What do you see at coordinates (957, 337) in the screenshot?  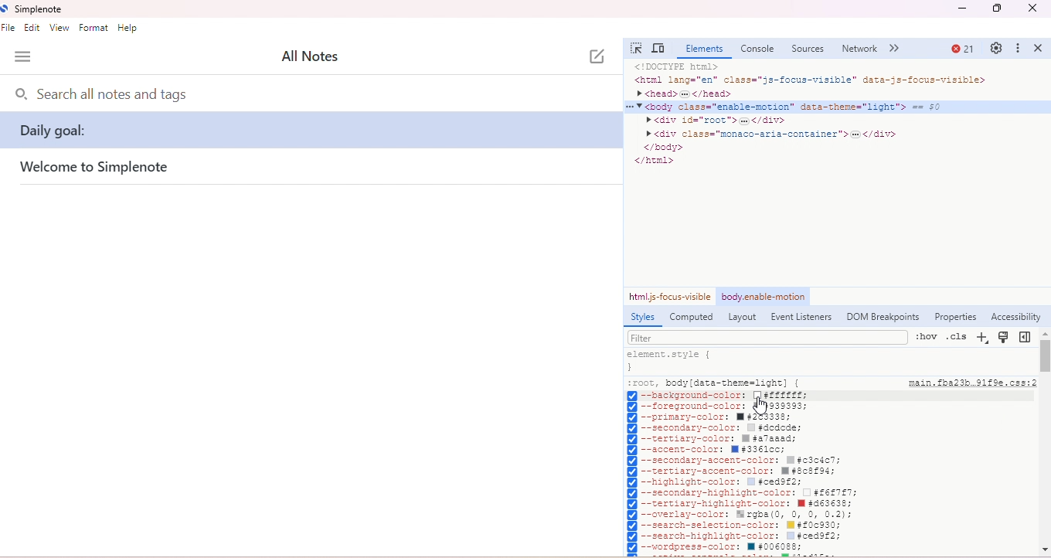 I see `.cls` at bounding box center [957, 337].